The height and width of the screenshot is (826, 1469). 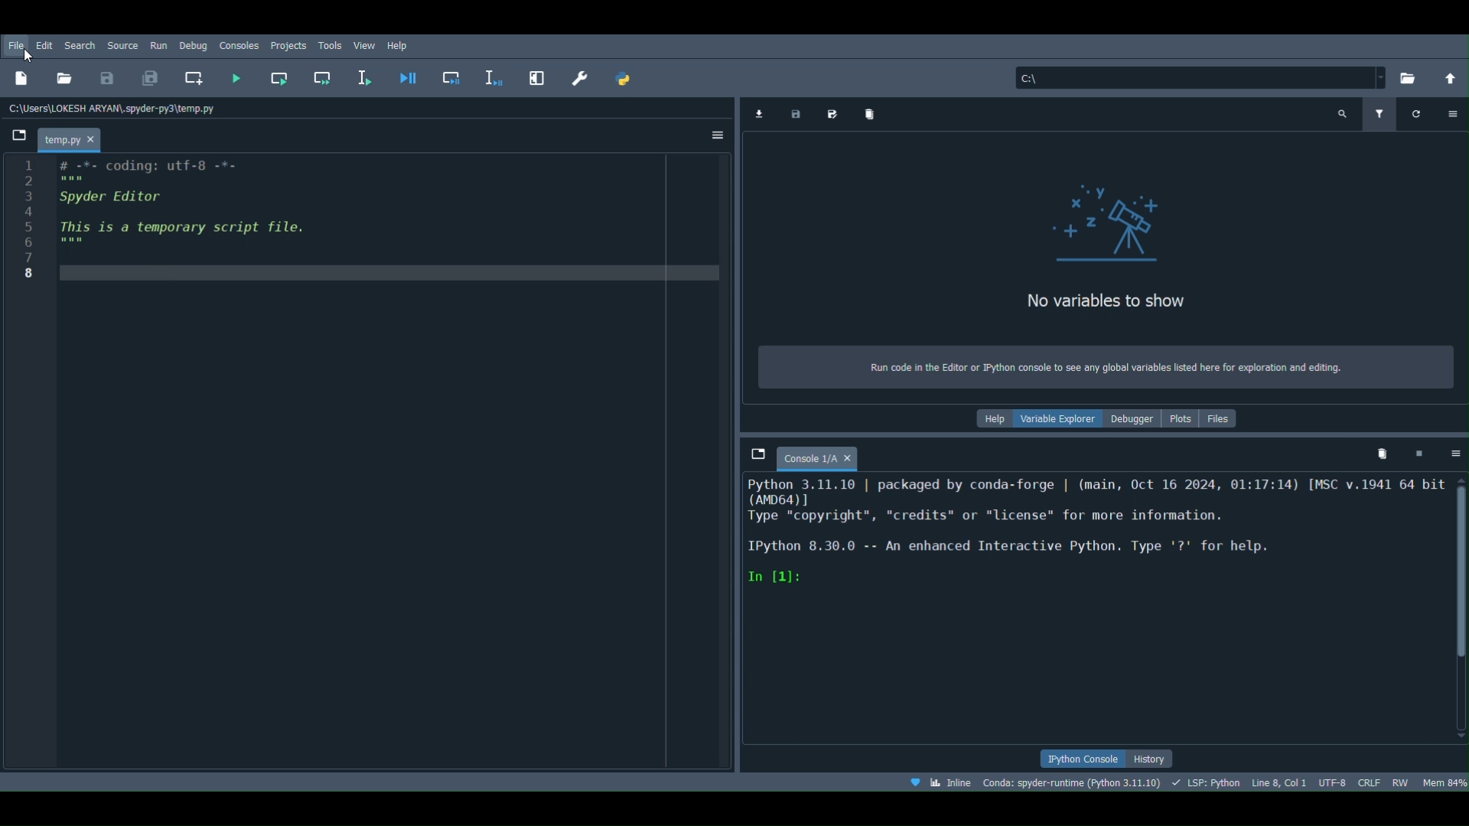 I want to click on Debug, so click(x=191, y=44).